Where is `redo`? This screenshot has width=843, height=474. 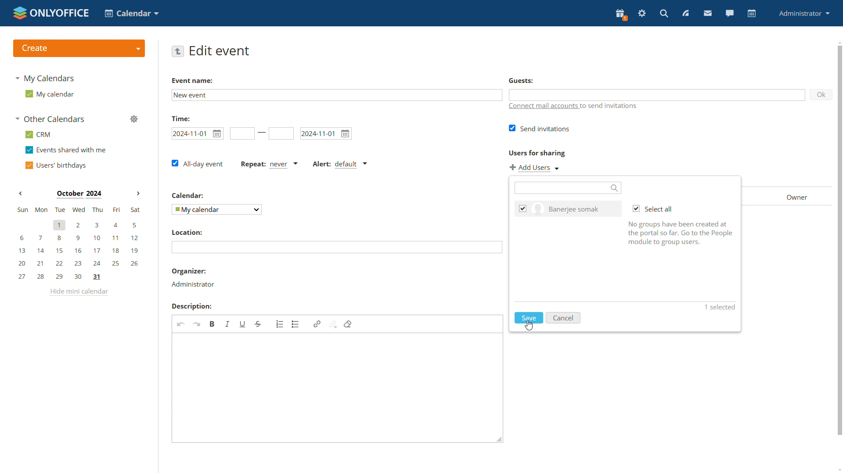
redo is located at coordinates (196, 324).